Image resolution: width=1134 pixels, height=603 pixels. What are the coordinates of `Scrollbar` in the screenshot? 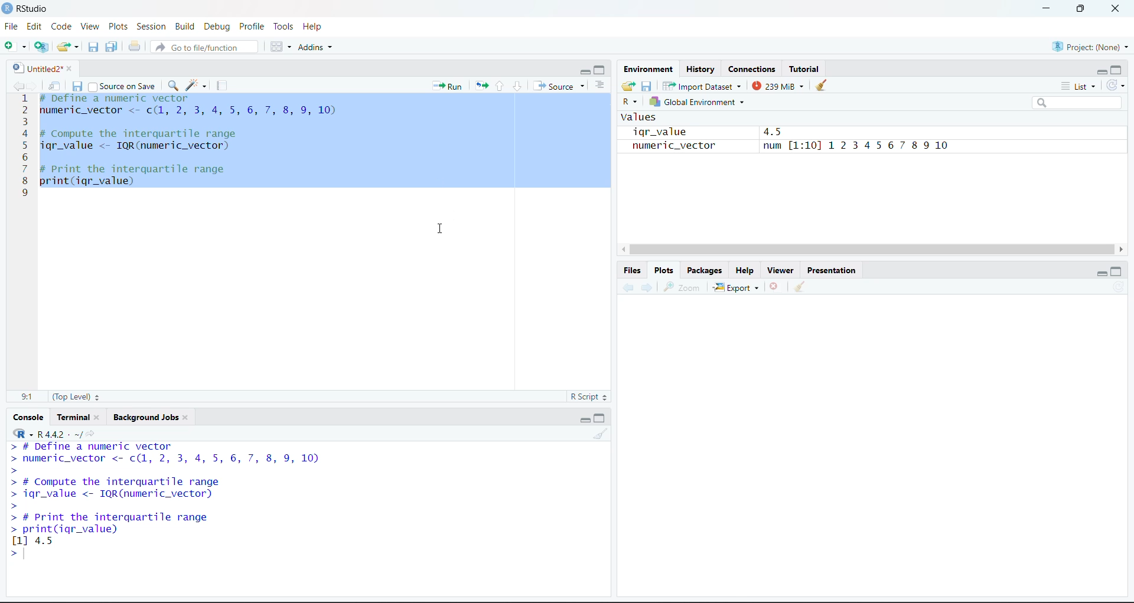 It's located at (874, 248).